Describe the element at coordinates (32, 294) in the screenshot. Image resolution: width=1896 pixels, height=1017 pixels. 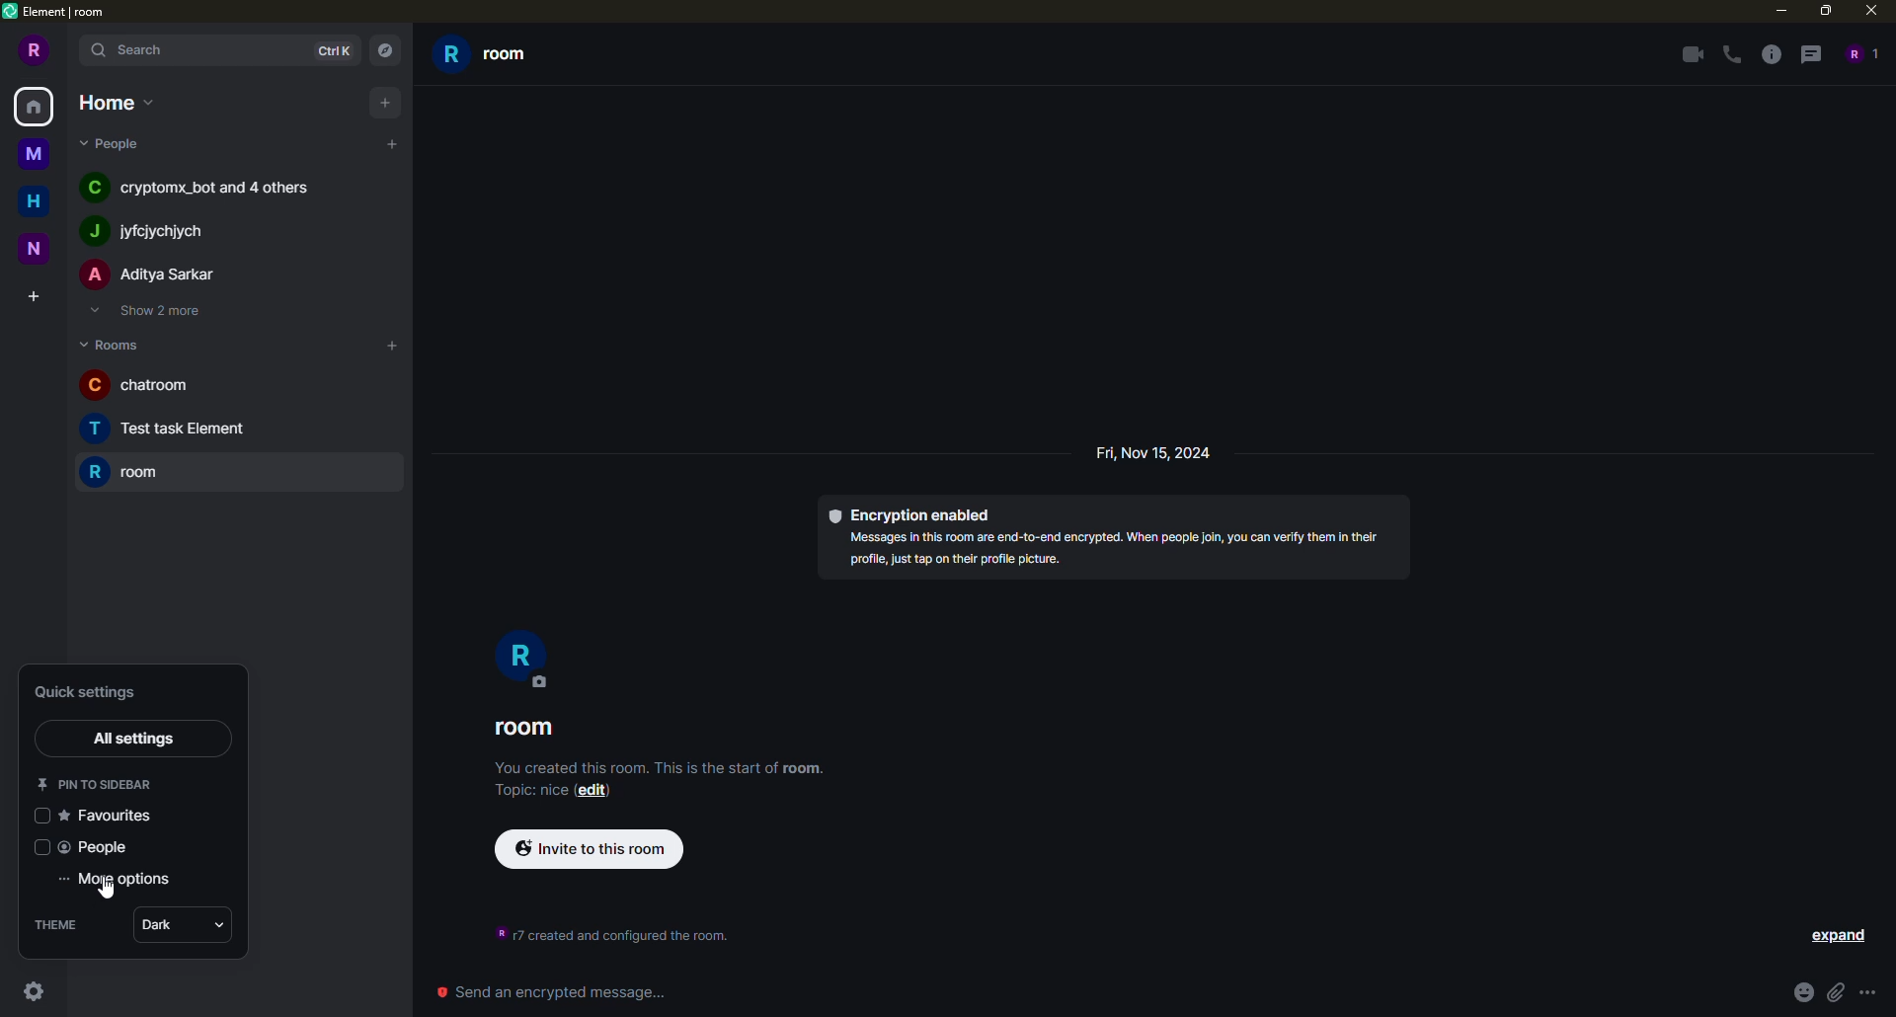
I see `create space` at that location.